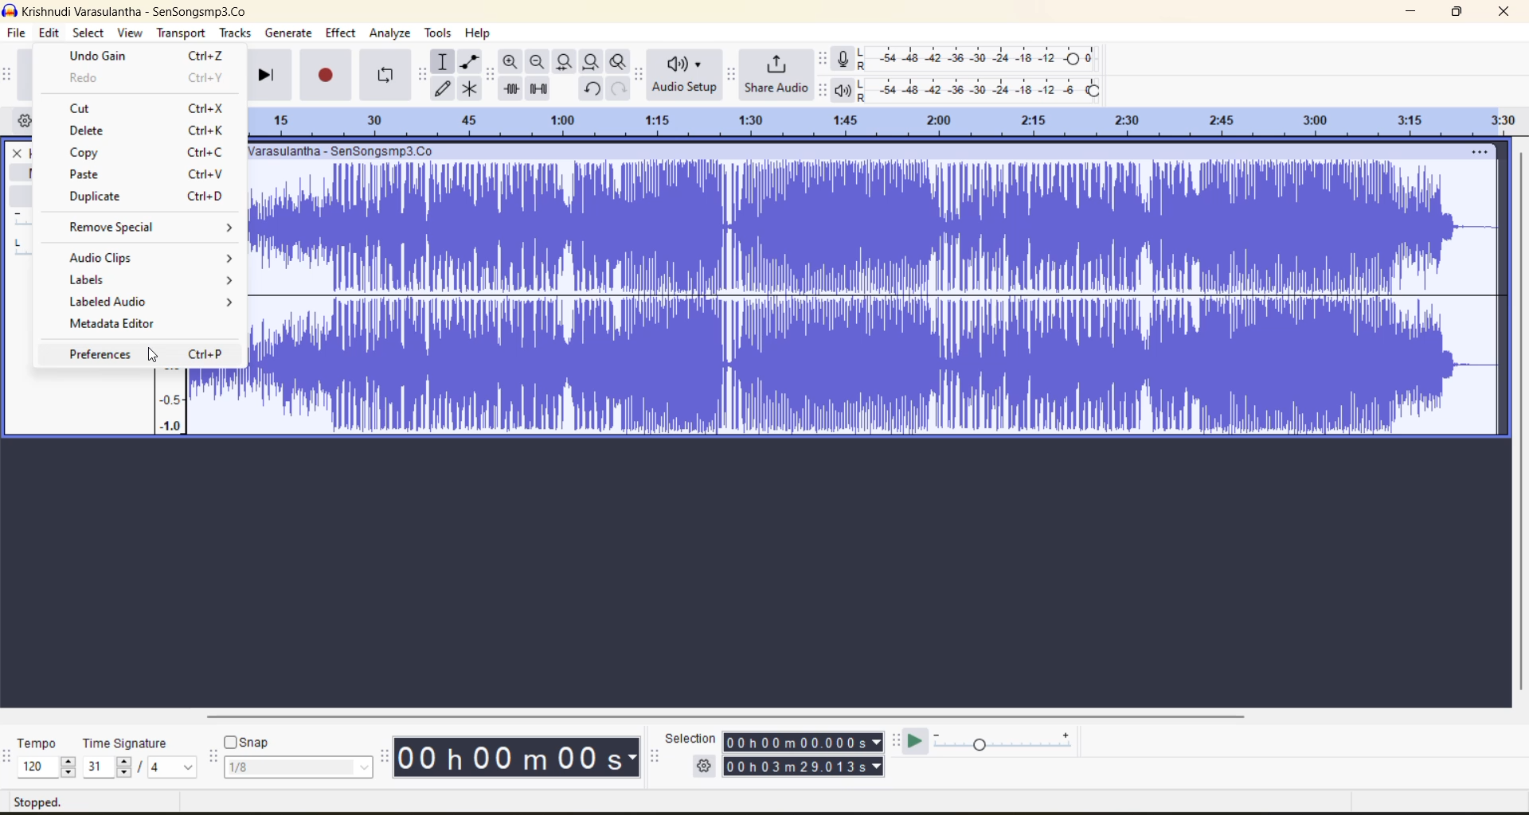 This screenshot has width=1529, height=815. Describe the element at coordinates (23, 119) in the screenshot. I see `timeline options` at that location.